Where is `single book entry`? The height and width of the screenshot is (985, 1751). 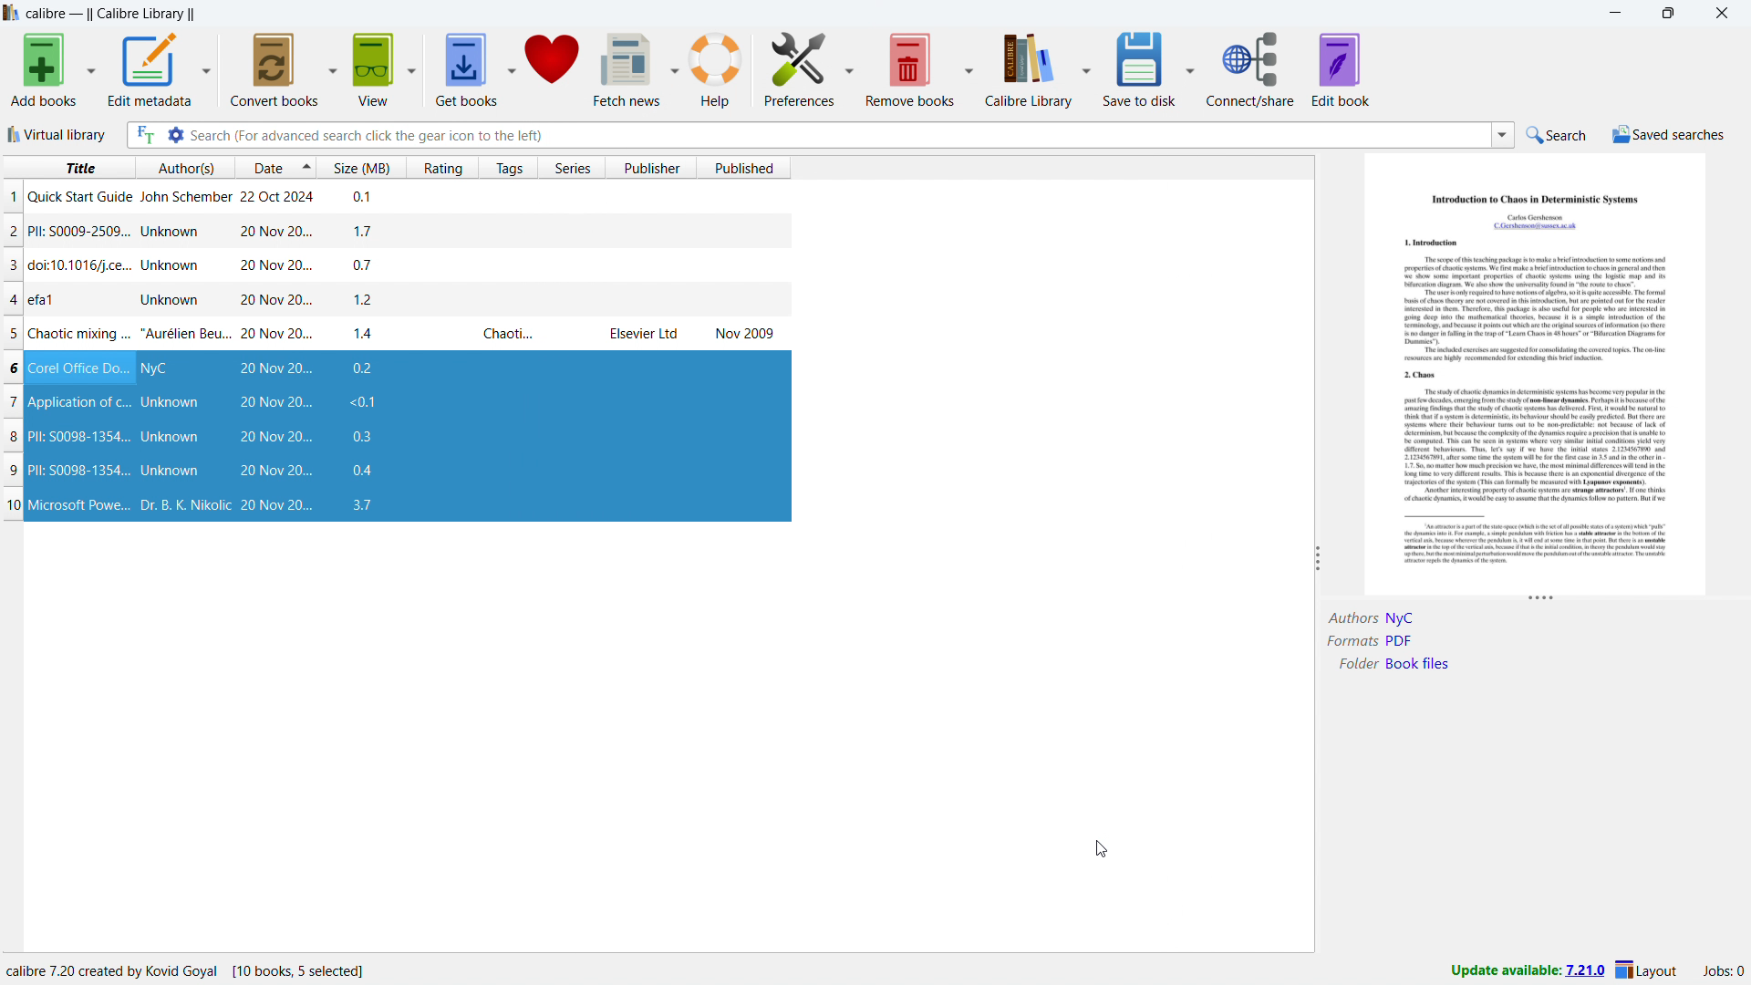 single book entry is located at coordinates (393, 335).